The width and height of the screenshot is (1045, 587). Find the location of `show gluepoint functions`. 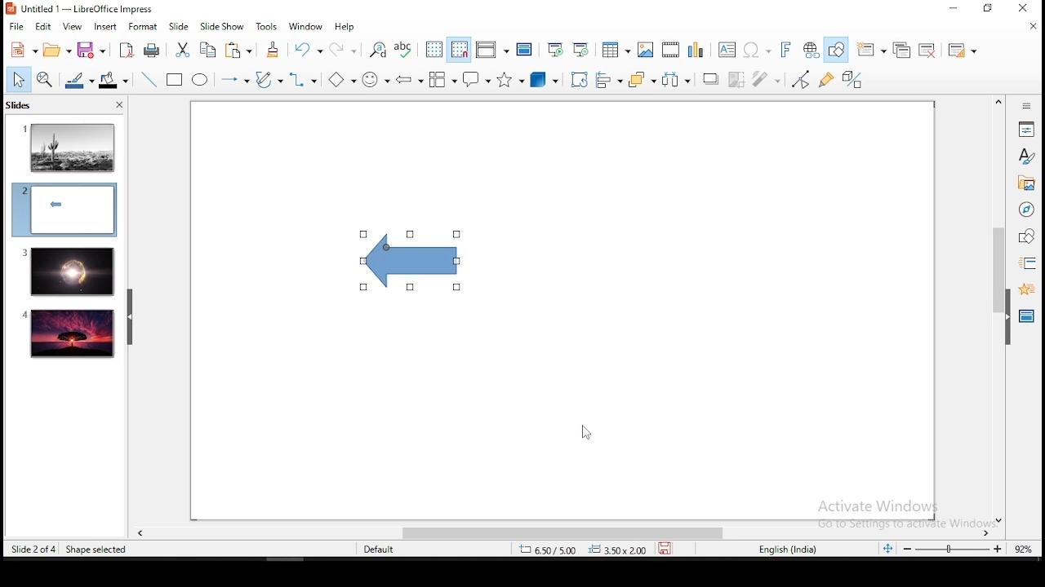

show gluepoint functions is located at coordinates (830, 79).